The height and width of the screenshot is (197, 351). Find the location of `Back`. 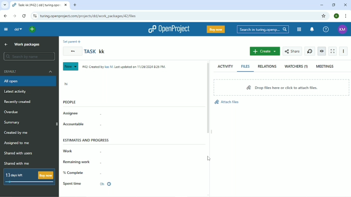

Back is located at coordinates (5, 16).